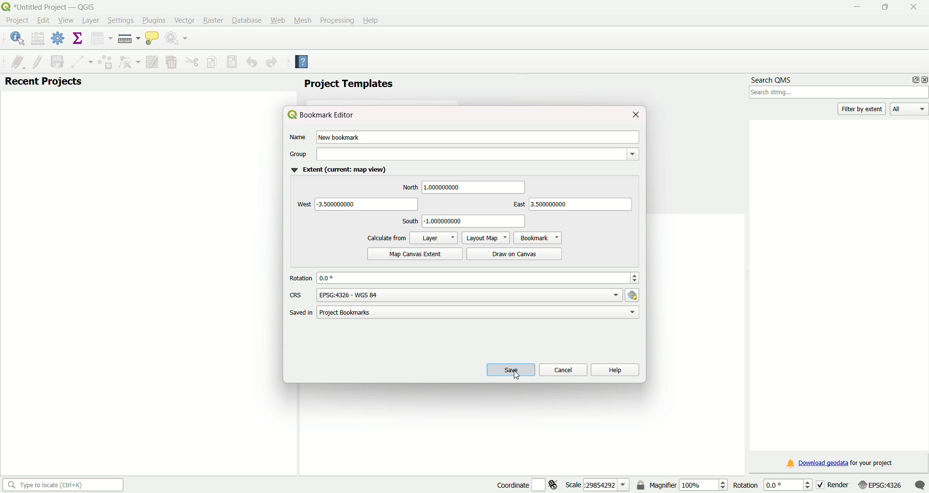  I want to click on message, so click(920, 484).